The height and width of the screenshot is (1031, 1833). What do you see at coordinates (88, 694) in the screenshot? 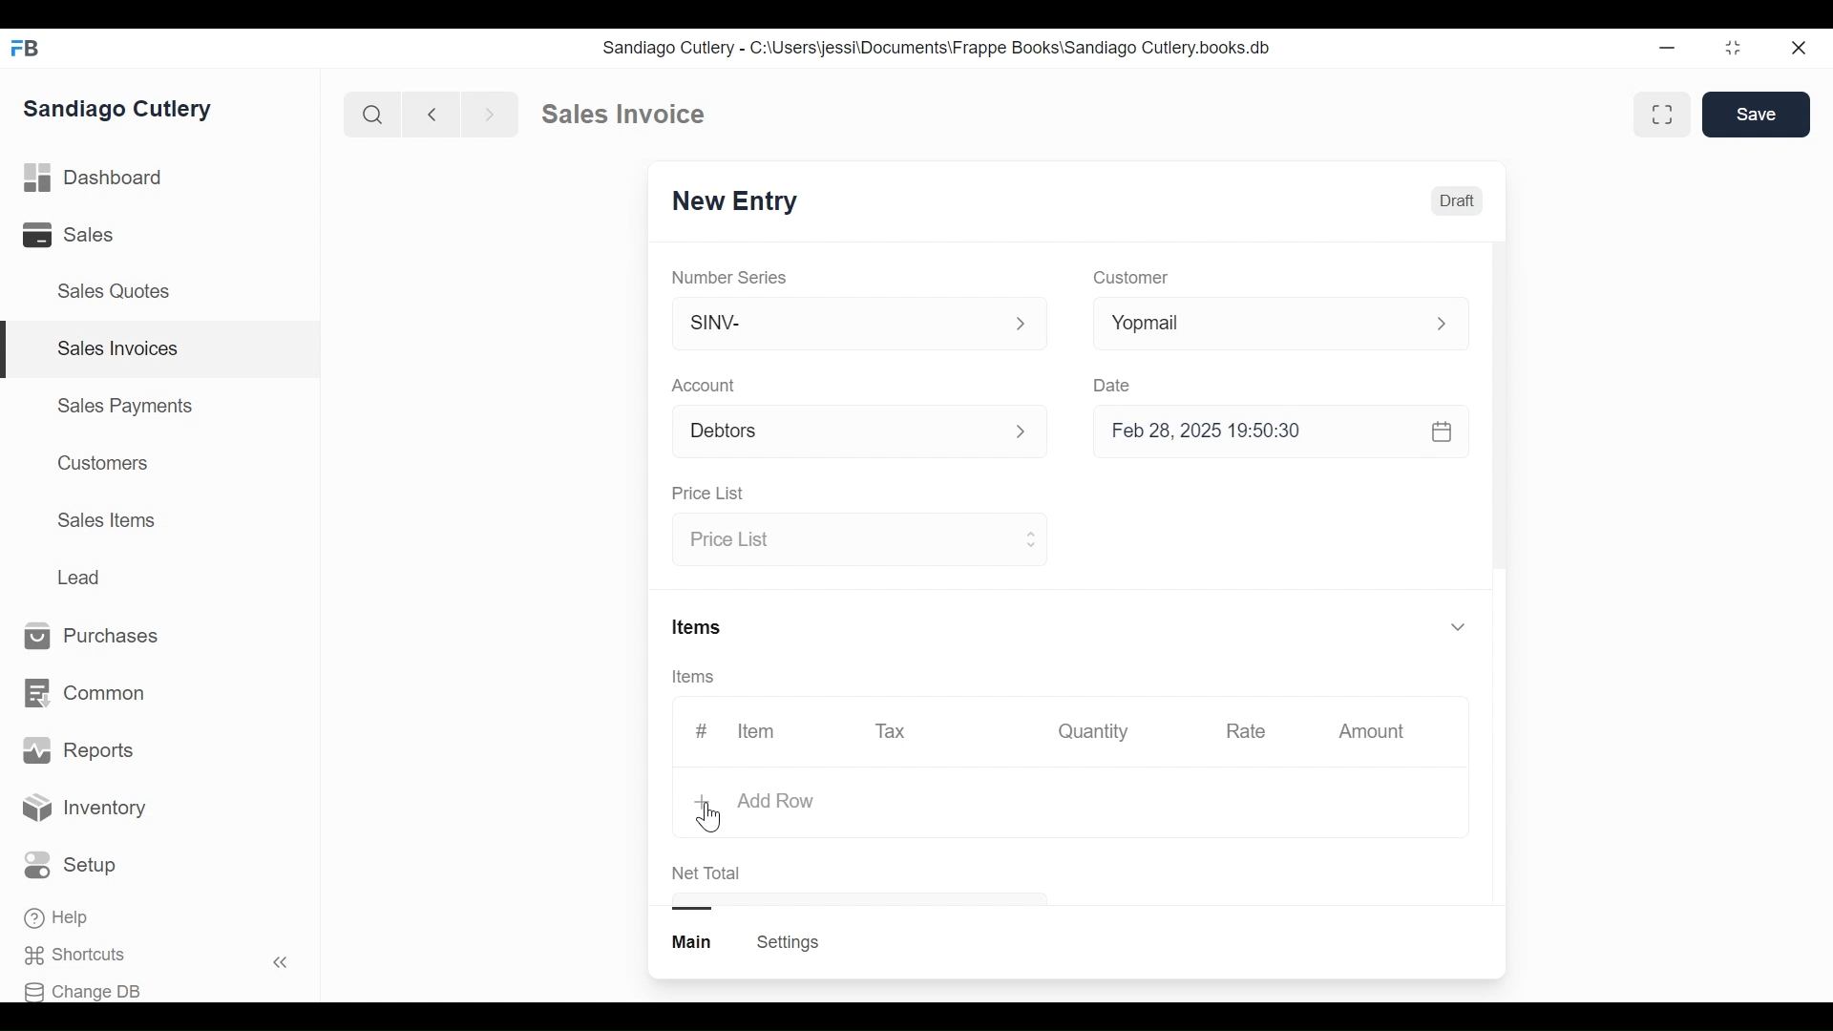
I see `Common` at bounding box center [88, 694].